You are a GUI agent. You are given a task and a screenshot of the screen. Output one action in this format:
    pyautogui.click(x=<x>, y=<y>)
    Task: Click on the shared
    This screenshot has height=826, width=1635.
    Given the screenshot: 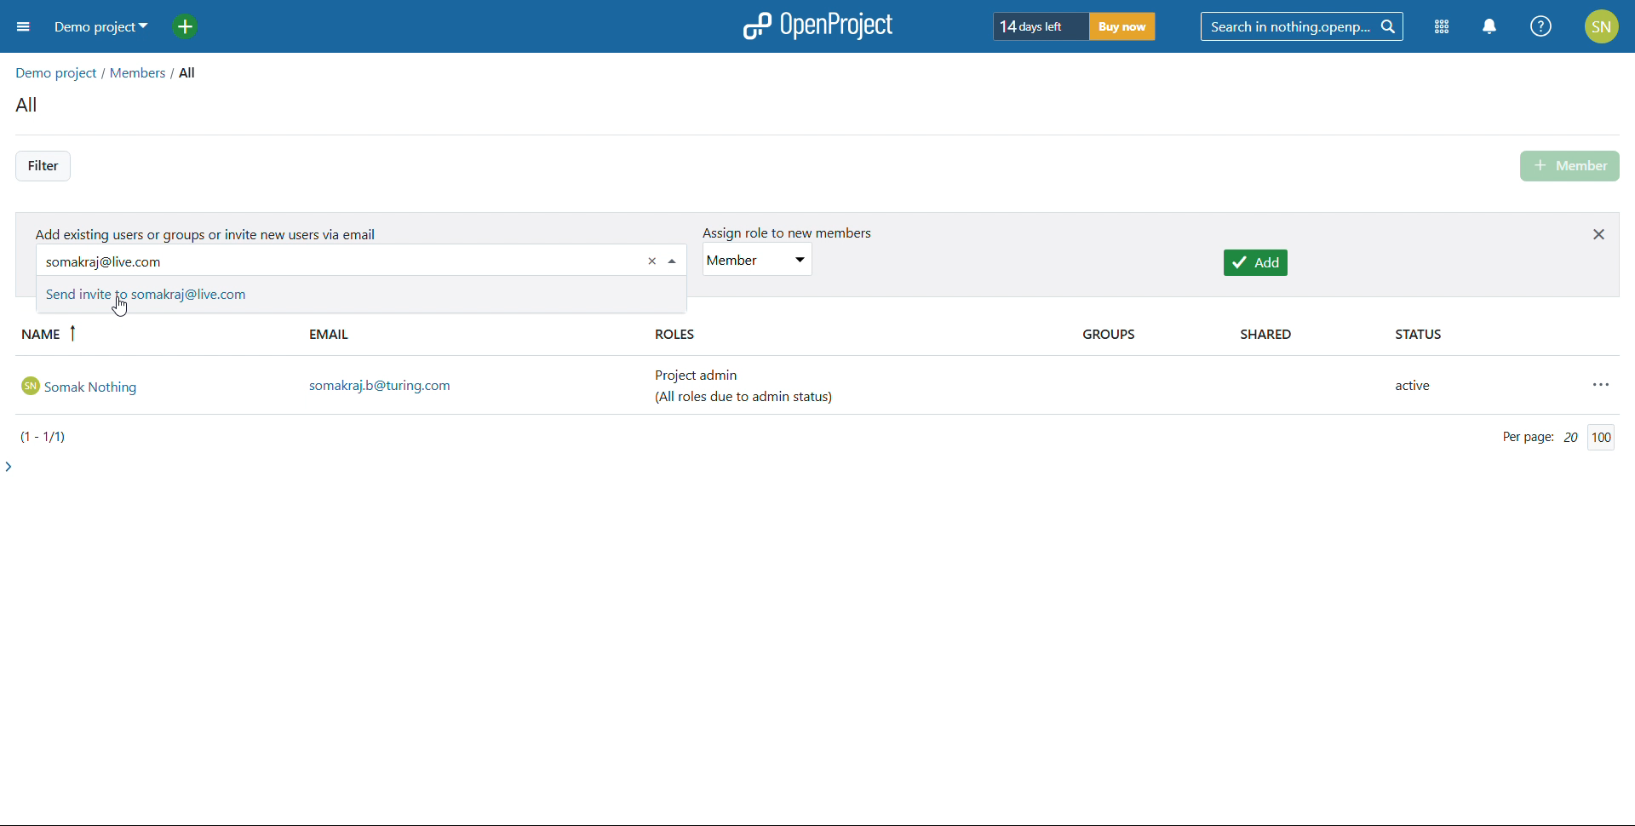 What is the action you would take?
    pyautogui.click(x=1297, y=336)
    